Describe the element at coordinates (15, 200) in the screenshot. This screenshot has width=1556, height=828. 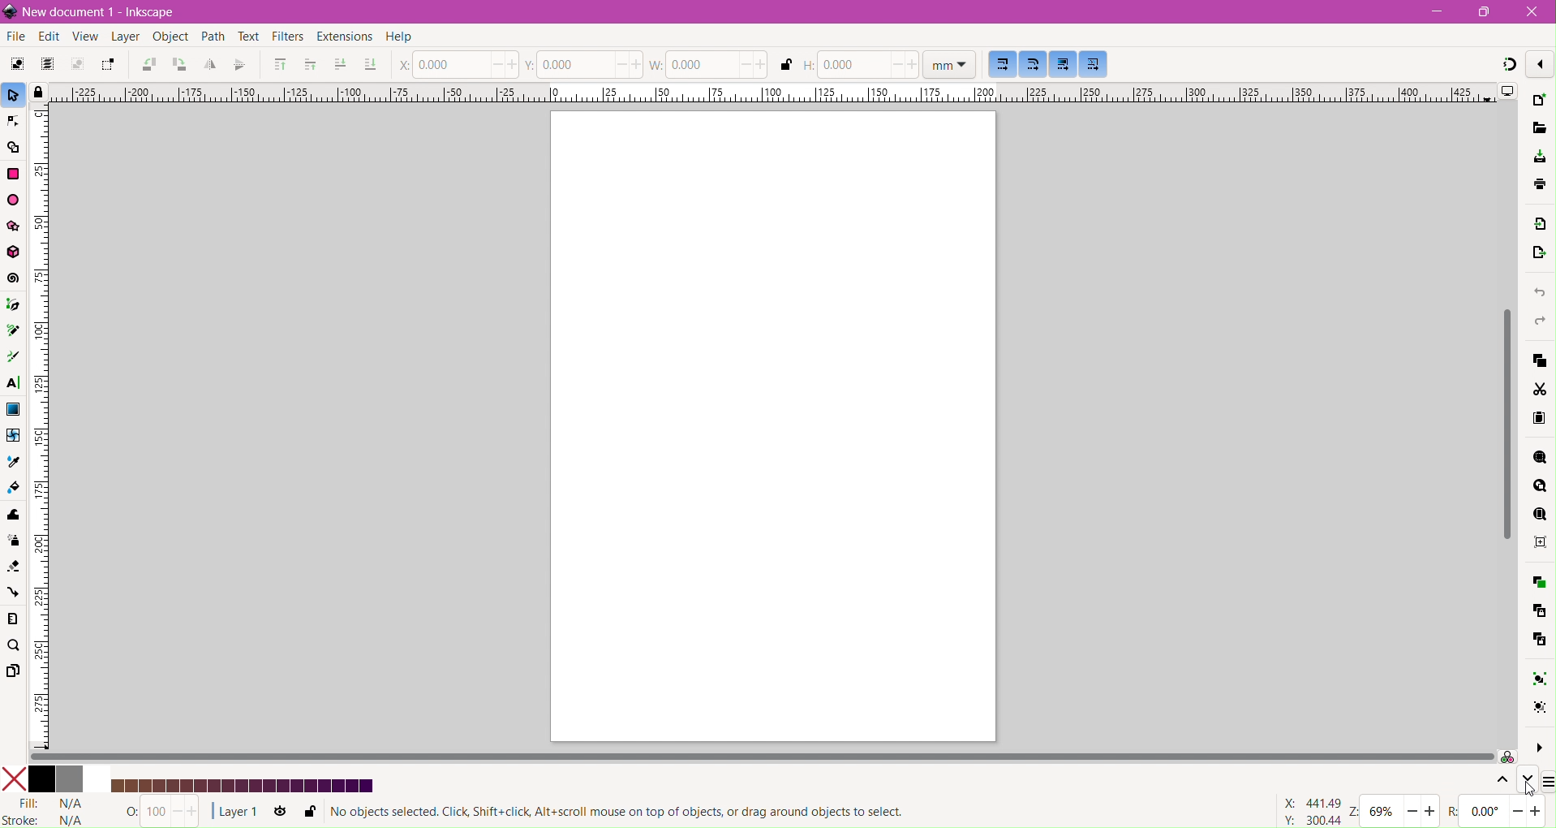
I see `Ellipse/Arc Tool` at that location.